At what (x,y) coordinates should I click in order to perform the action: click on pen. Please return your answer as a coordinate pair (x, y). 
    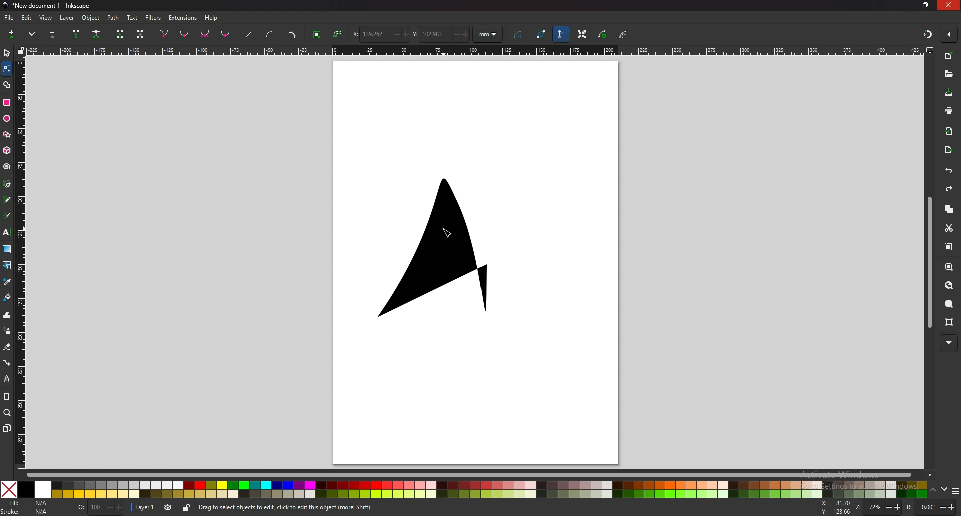
    Looking at the image, I should click on (7, 184).